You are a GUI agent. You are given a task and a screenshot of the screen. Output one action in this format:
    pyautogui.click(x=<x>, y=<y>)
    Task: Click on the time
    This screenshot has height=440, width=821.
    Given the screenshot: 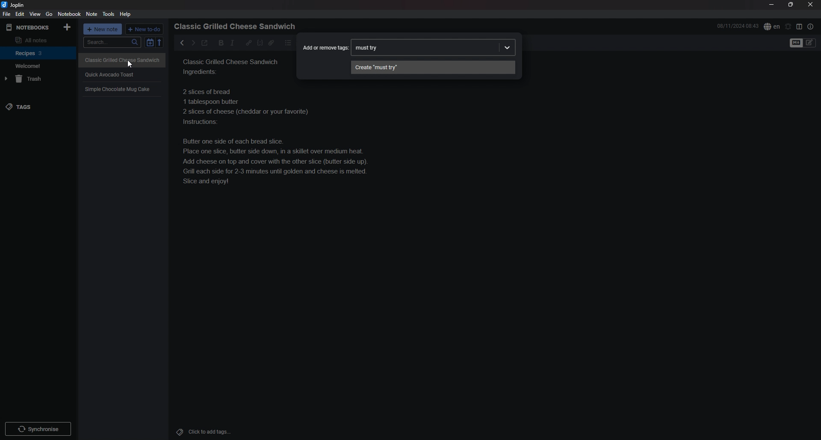 What is the action you would take?
    pyautogui.click(x=738, y=26)
    